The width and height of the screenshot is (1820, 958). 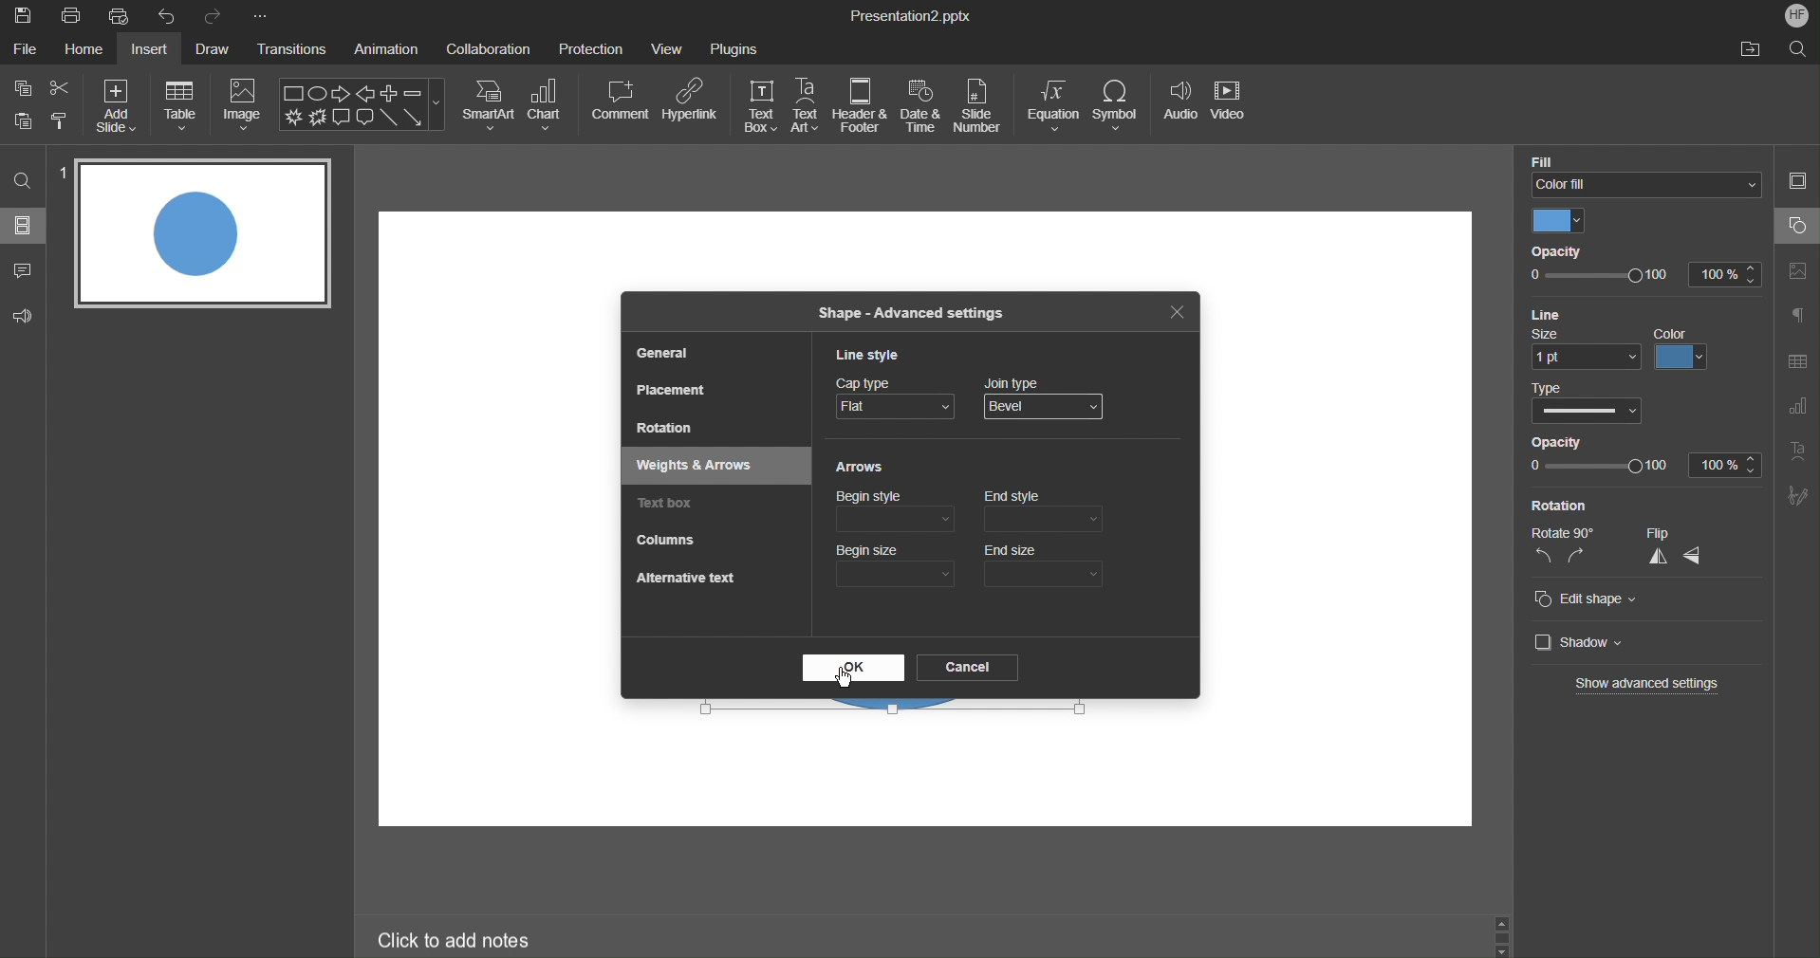 What do you see at coordinates (1673, 534) in the screenshot?
I see `Flip` at bounding box center [1673, 534].